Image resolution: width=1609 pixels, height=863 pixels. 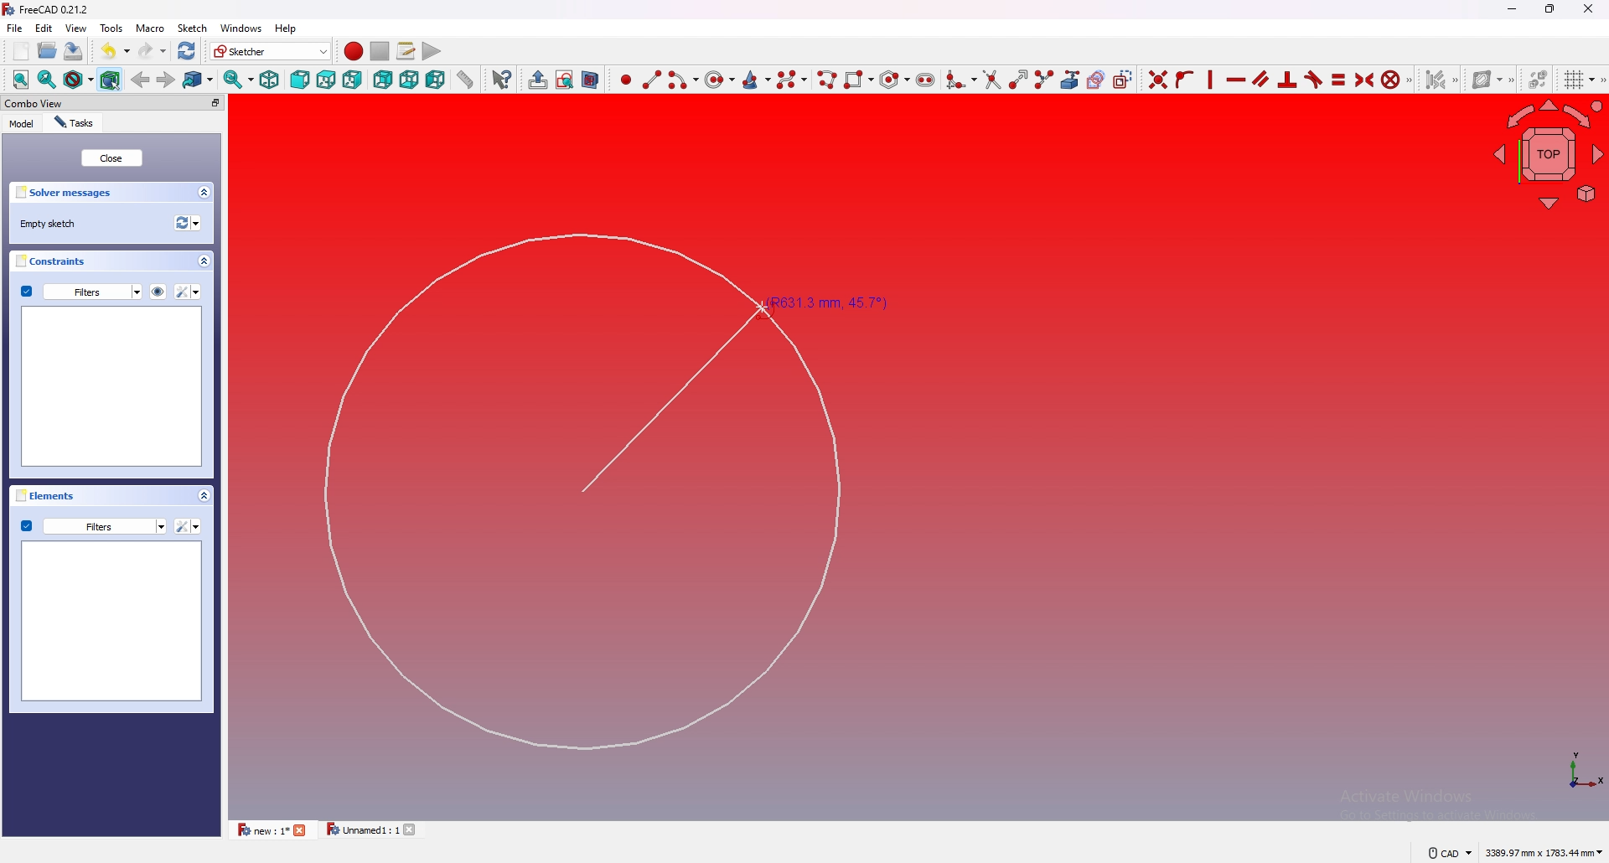 What do you see at coordinates (1236, 79) in the screenshot?
I see `constraint horizontally` at bounding box center [1236, 79].